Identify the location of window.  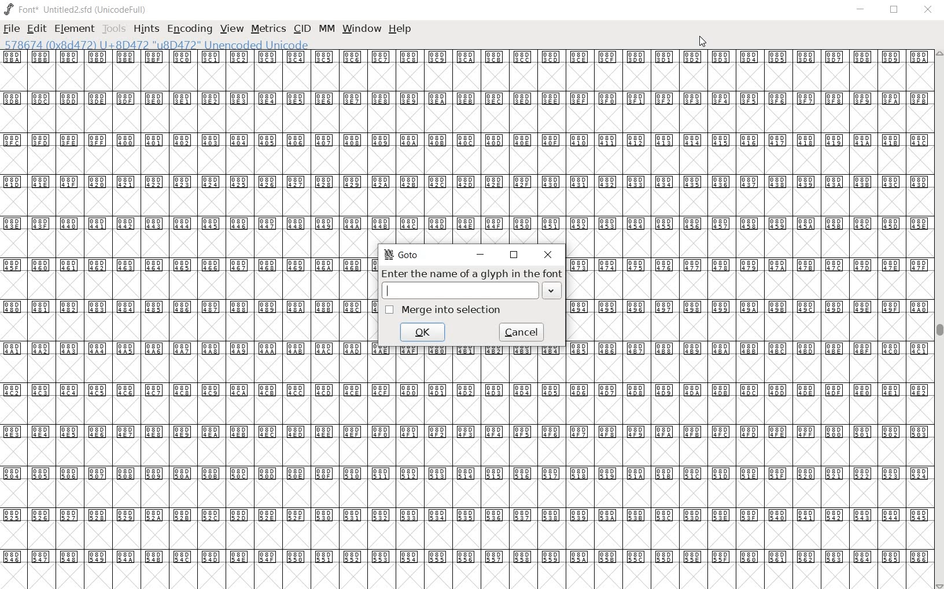
(363, 30).